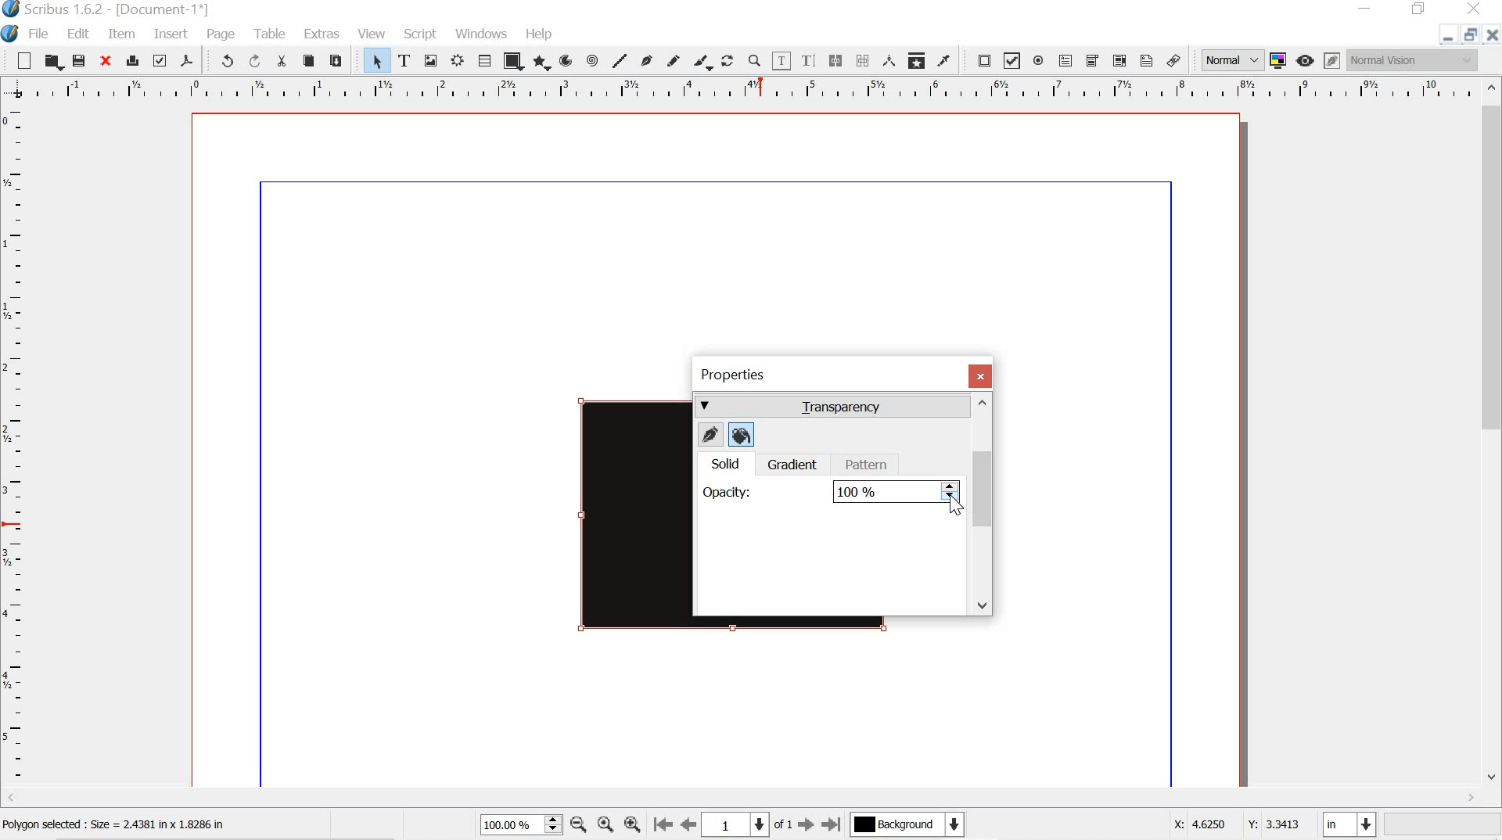 The image size is (1502, 840). I want to click on bezier curve, so click(648, 59).